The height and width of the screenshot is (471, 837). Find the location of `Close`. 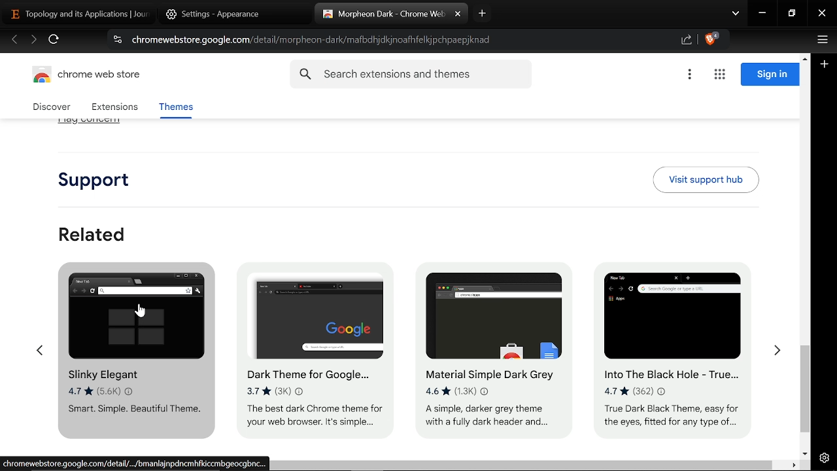

Close is located at coordinates (822, 14).